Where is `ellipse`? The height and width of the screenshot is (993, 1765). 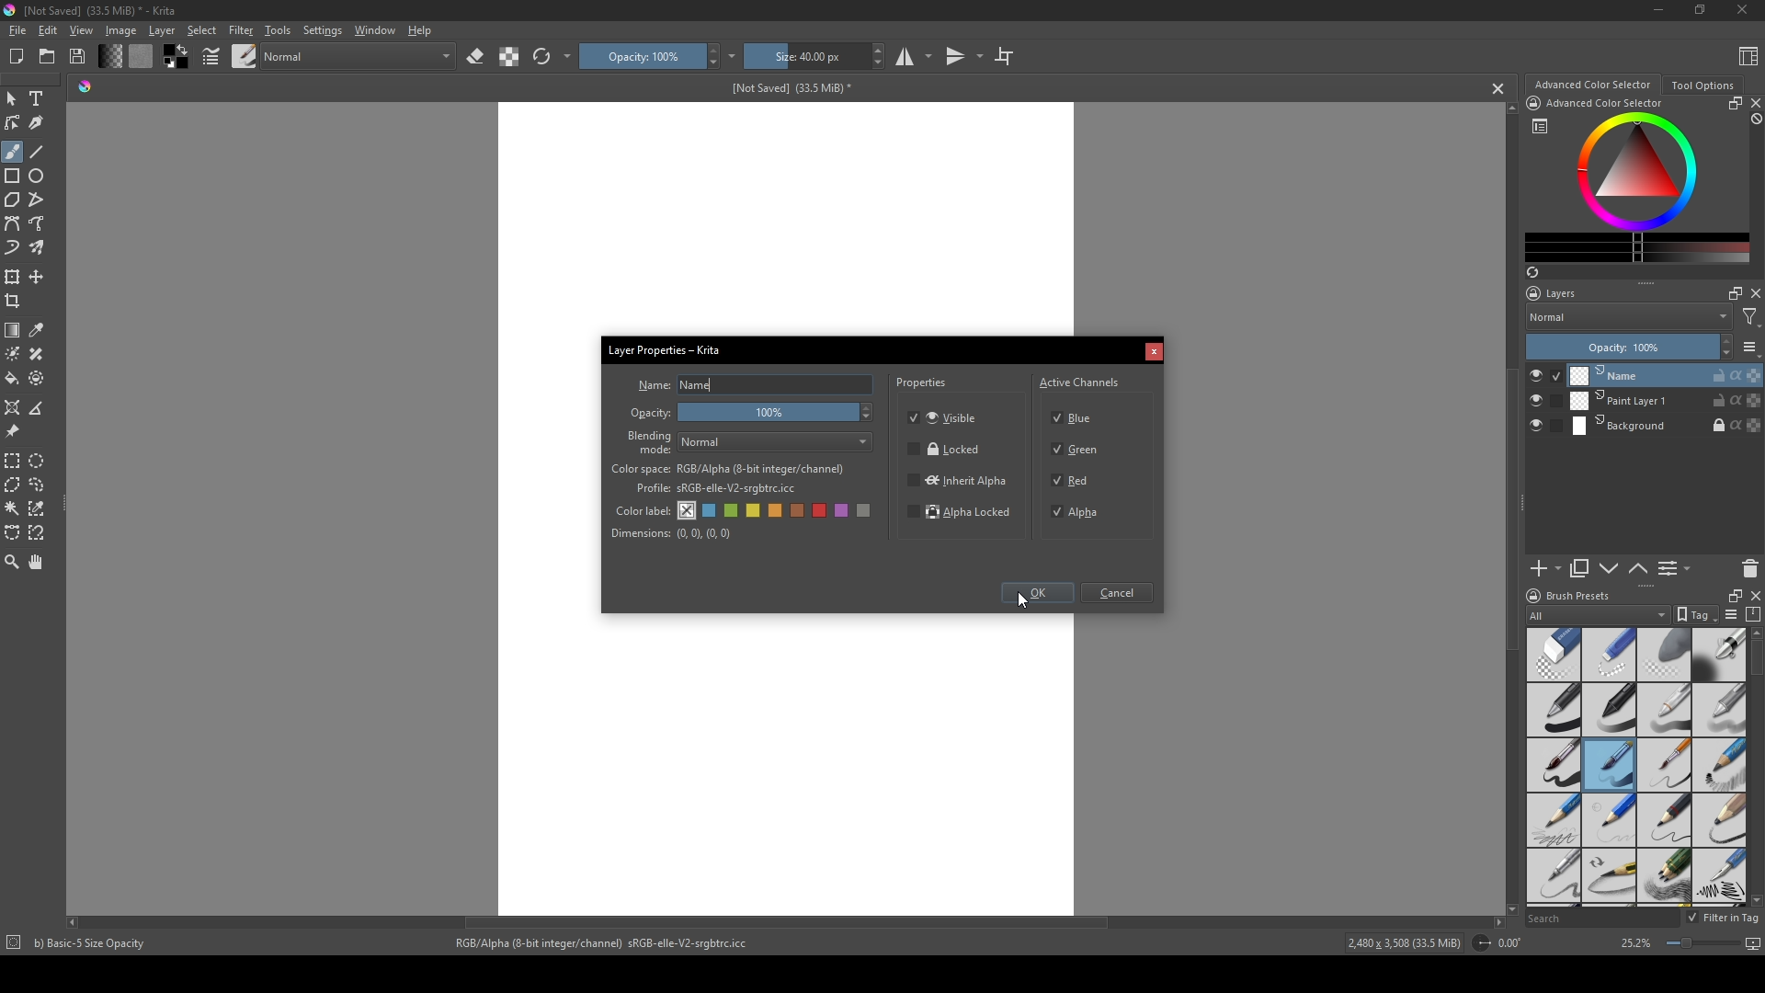 ellipse is located at coordinates (38, 176).